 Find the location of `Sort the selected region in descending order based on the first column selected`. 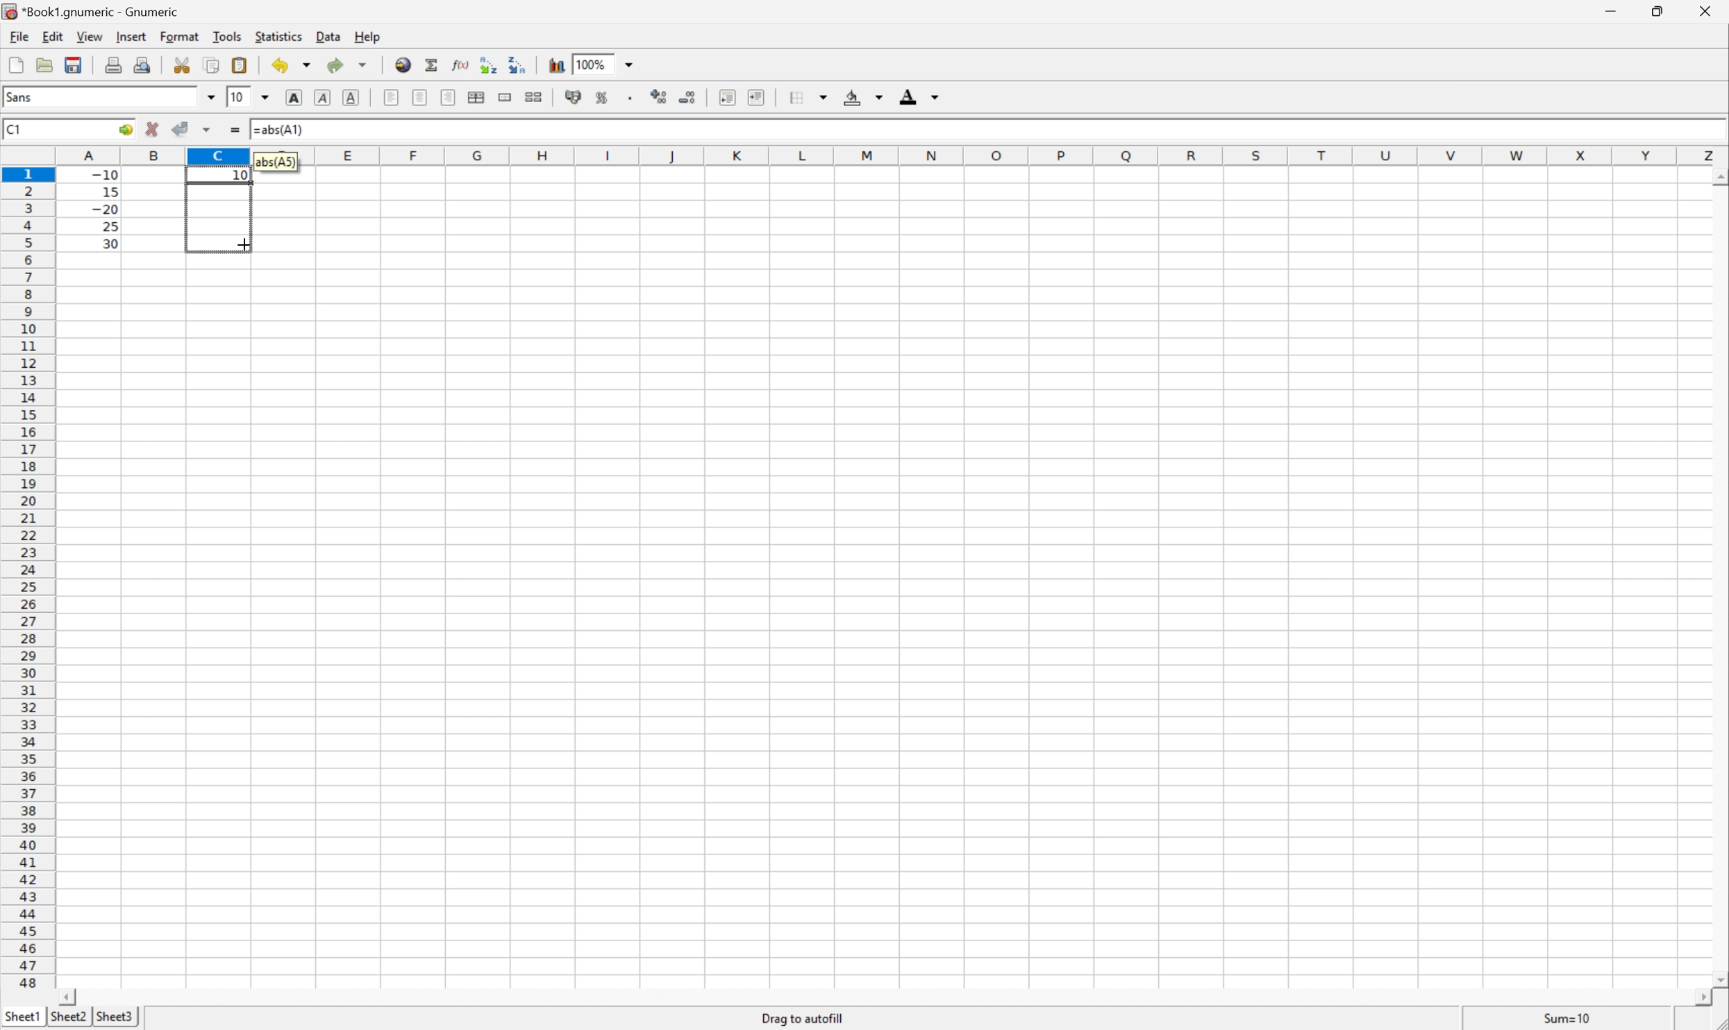

Sort the selected region in descending order based on the first column selected is located at coordinates (517, 63).